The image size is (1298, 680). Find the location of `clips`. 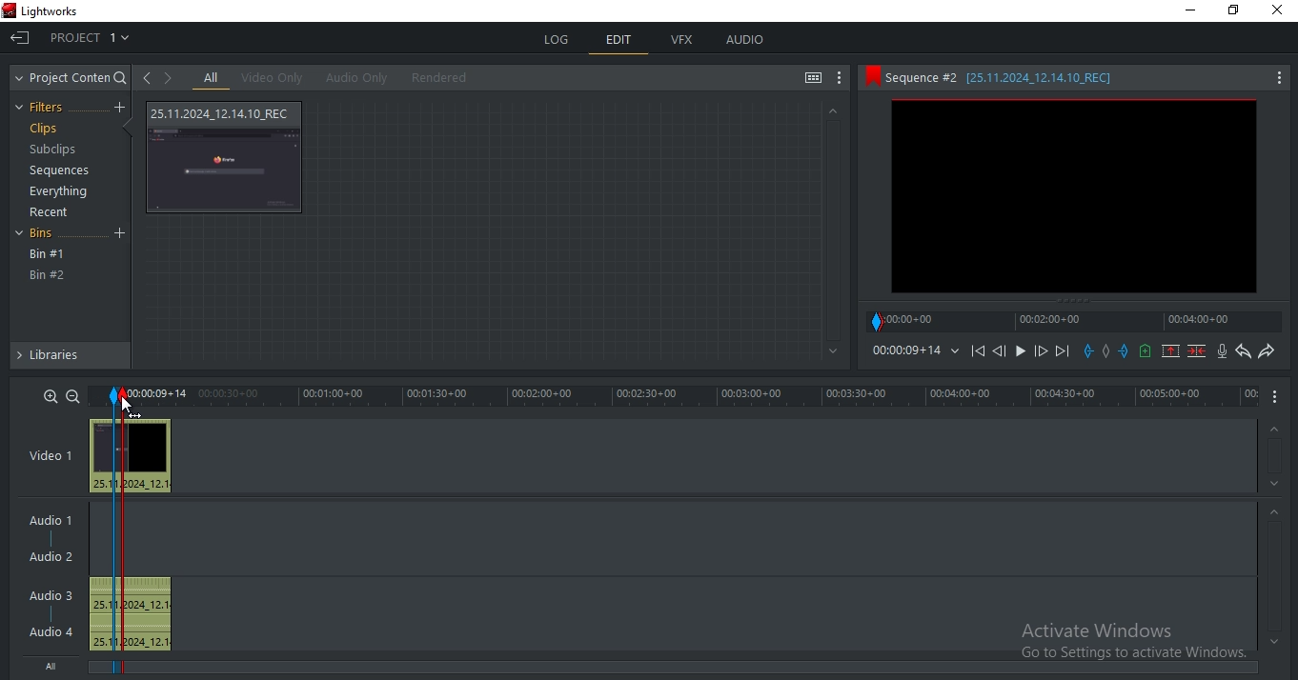

clips is located at coordinates (43, 129).